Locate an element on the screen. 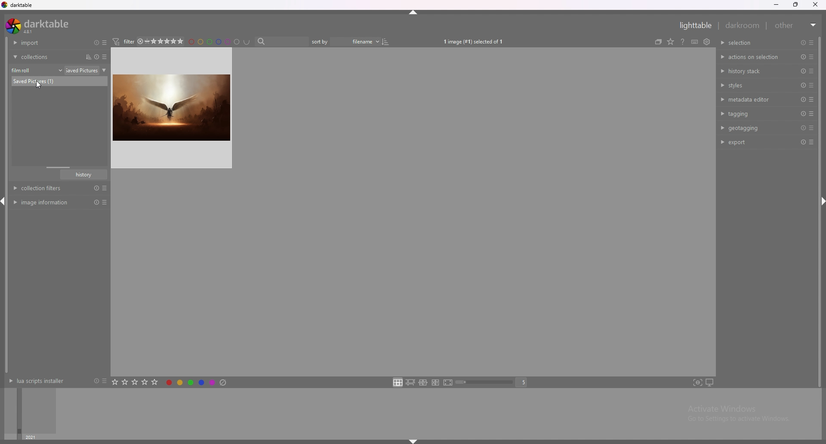 This screenshot has height=444, width=826. history stack is located at coordinates (753, 71).